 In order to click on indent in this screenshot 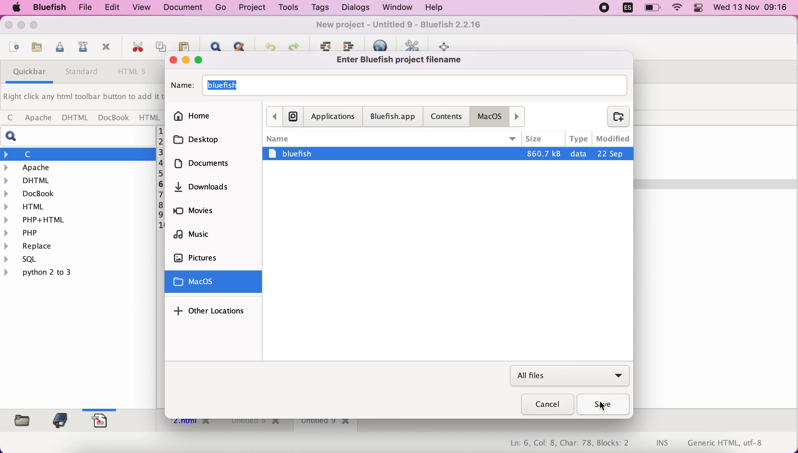, I will do `click(324, 45)`.